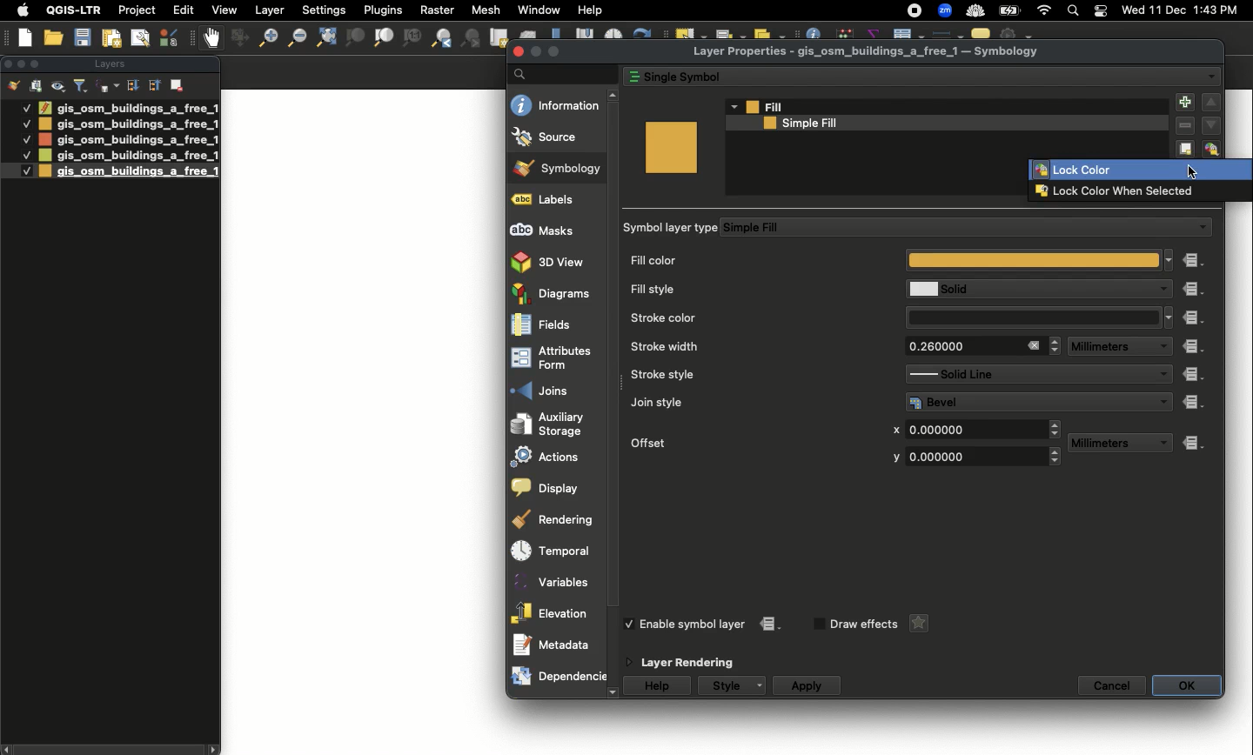 The height and width of the screenshot is (755, 1253). I want to click on Elevation, so click(553, 612).